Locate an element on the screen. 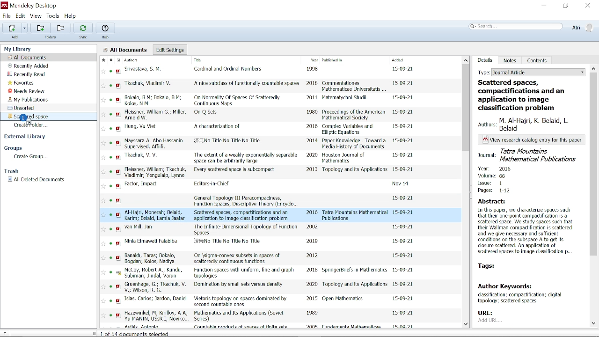  title is located at coordinates (230, 243).